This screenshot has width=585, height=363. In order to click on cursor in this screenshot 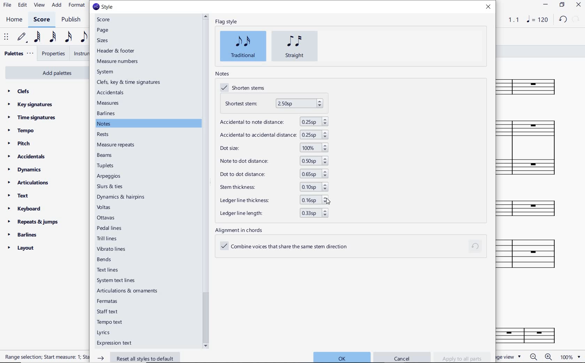, I will do `click(330, 201)`.